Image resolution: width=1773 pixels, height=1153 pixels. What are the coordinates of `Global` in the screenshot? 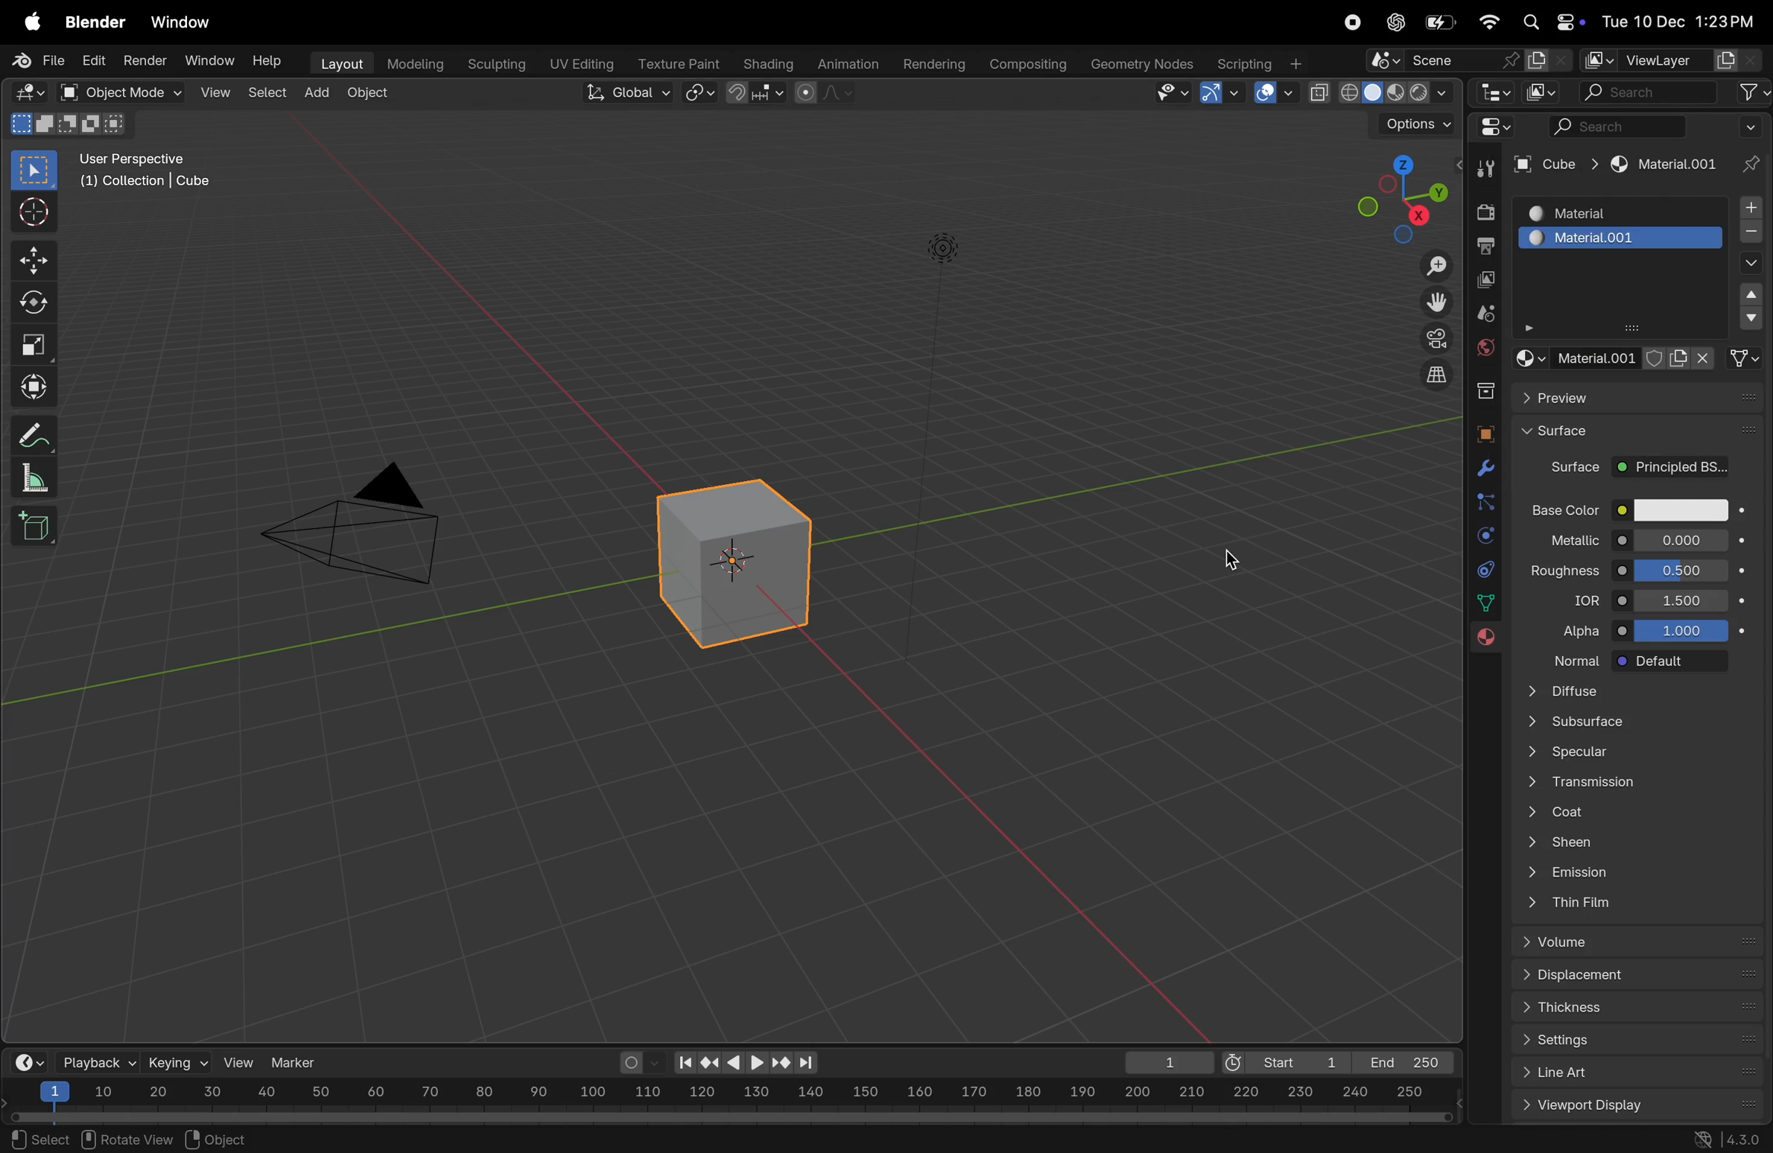 It's located at (623, 92).